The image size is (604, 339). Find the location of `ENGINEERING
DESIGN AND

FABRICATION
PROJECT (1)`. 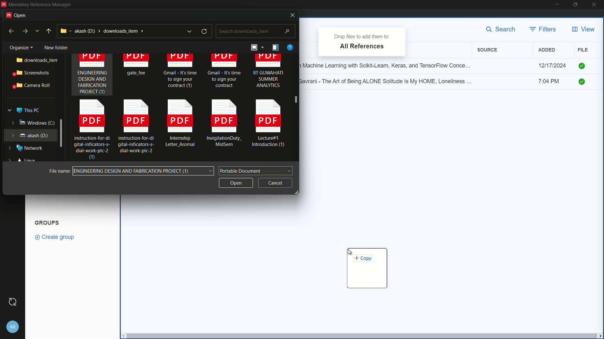

ENGINEERING
DESIGN AND

FABRICATION
PROJECT (1) is located at coordinates (92, 76).